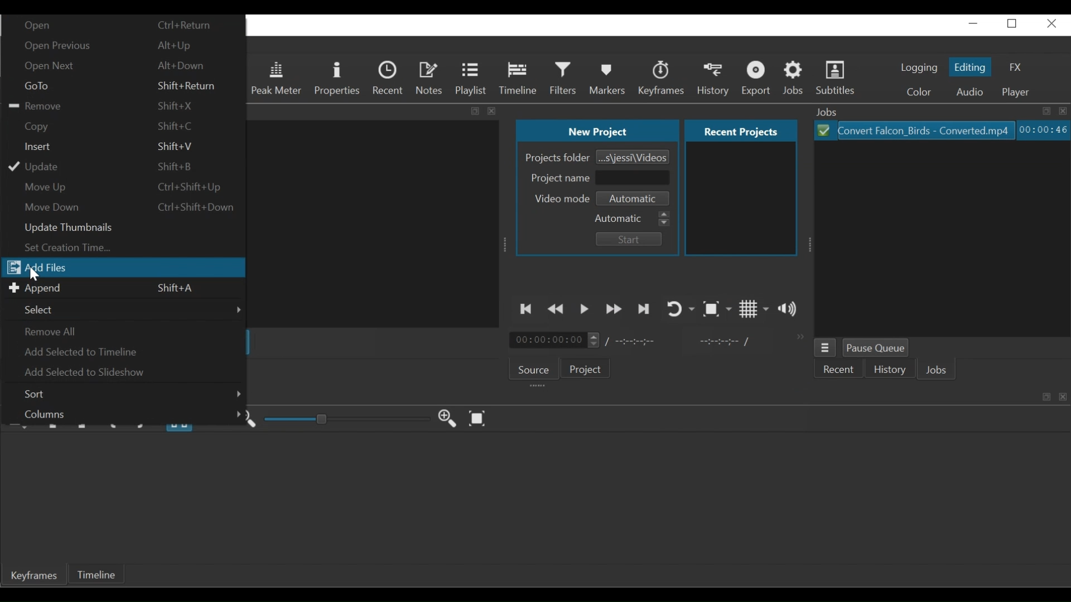 Image resolution: width=1071 pixels, height=602 pixels. What do you see at coordinates (524, 308) in the screenshot?
I see `Skip to the previous point` at bounding box center [524, 308].